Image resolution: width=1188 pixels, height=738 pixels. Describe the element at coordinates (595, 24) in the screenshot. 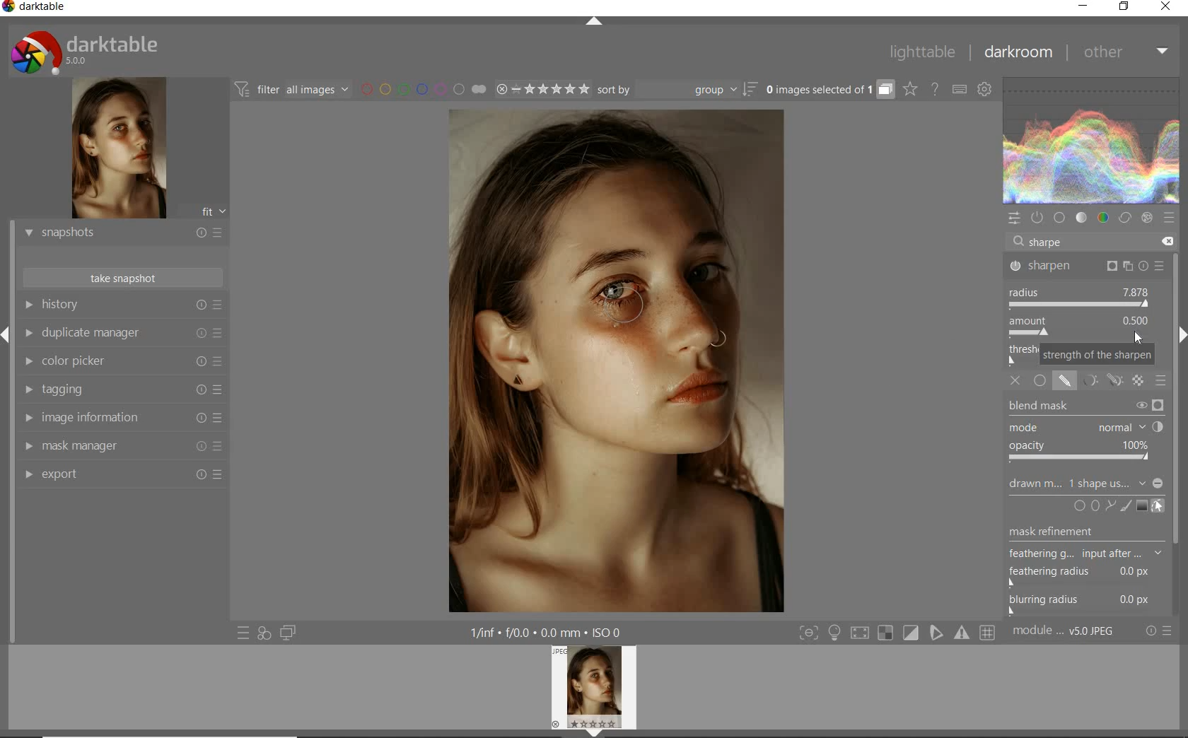

I see `expand/collapse` at that location.